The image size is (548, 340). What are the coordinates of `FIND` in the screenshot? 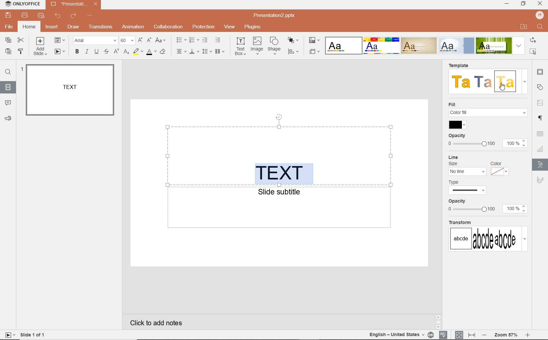 It's located at (8, 72).